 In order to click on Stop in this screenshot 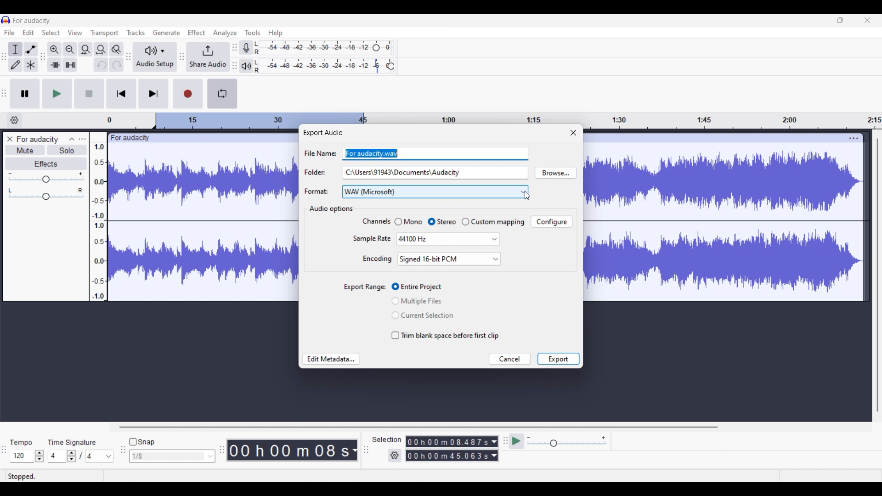, I will do `click(89, 93)`.